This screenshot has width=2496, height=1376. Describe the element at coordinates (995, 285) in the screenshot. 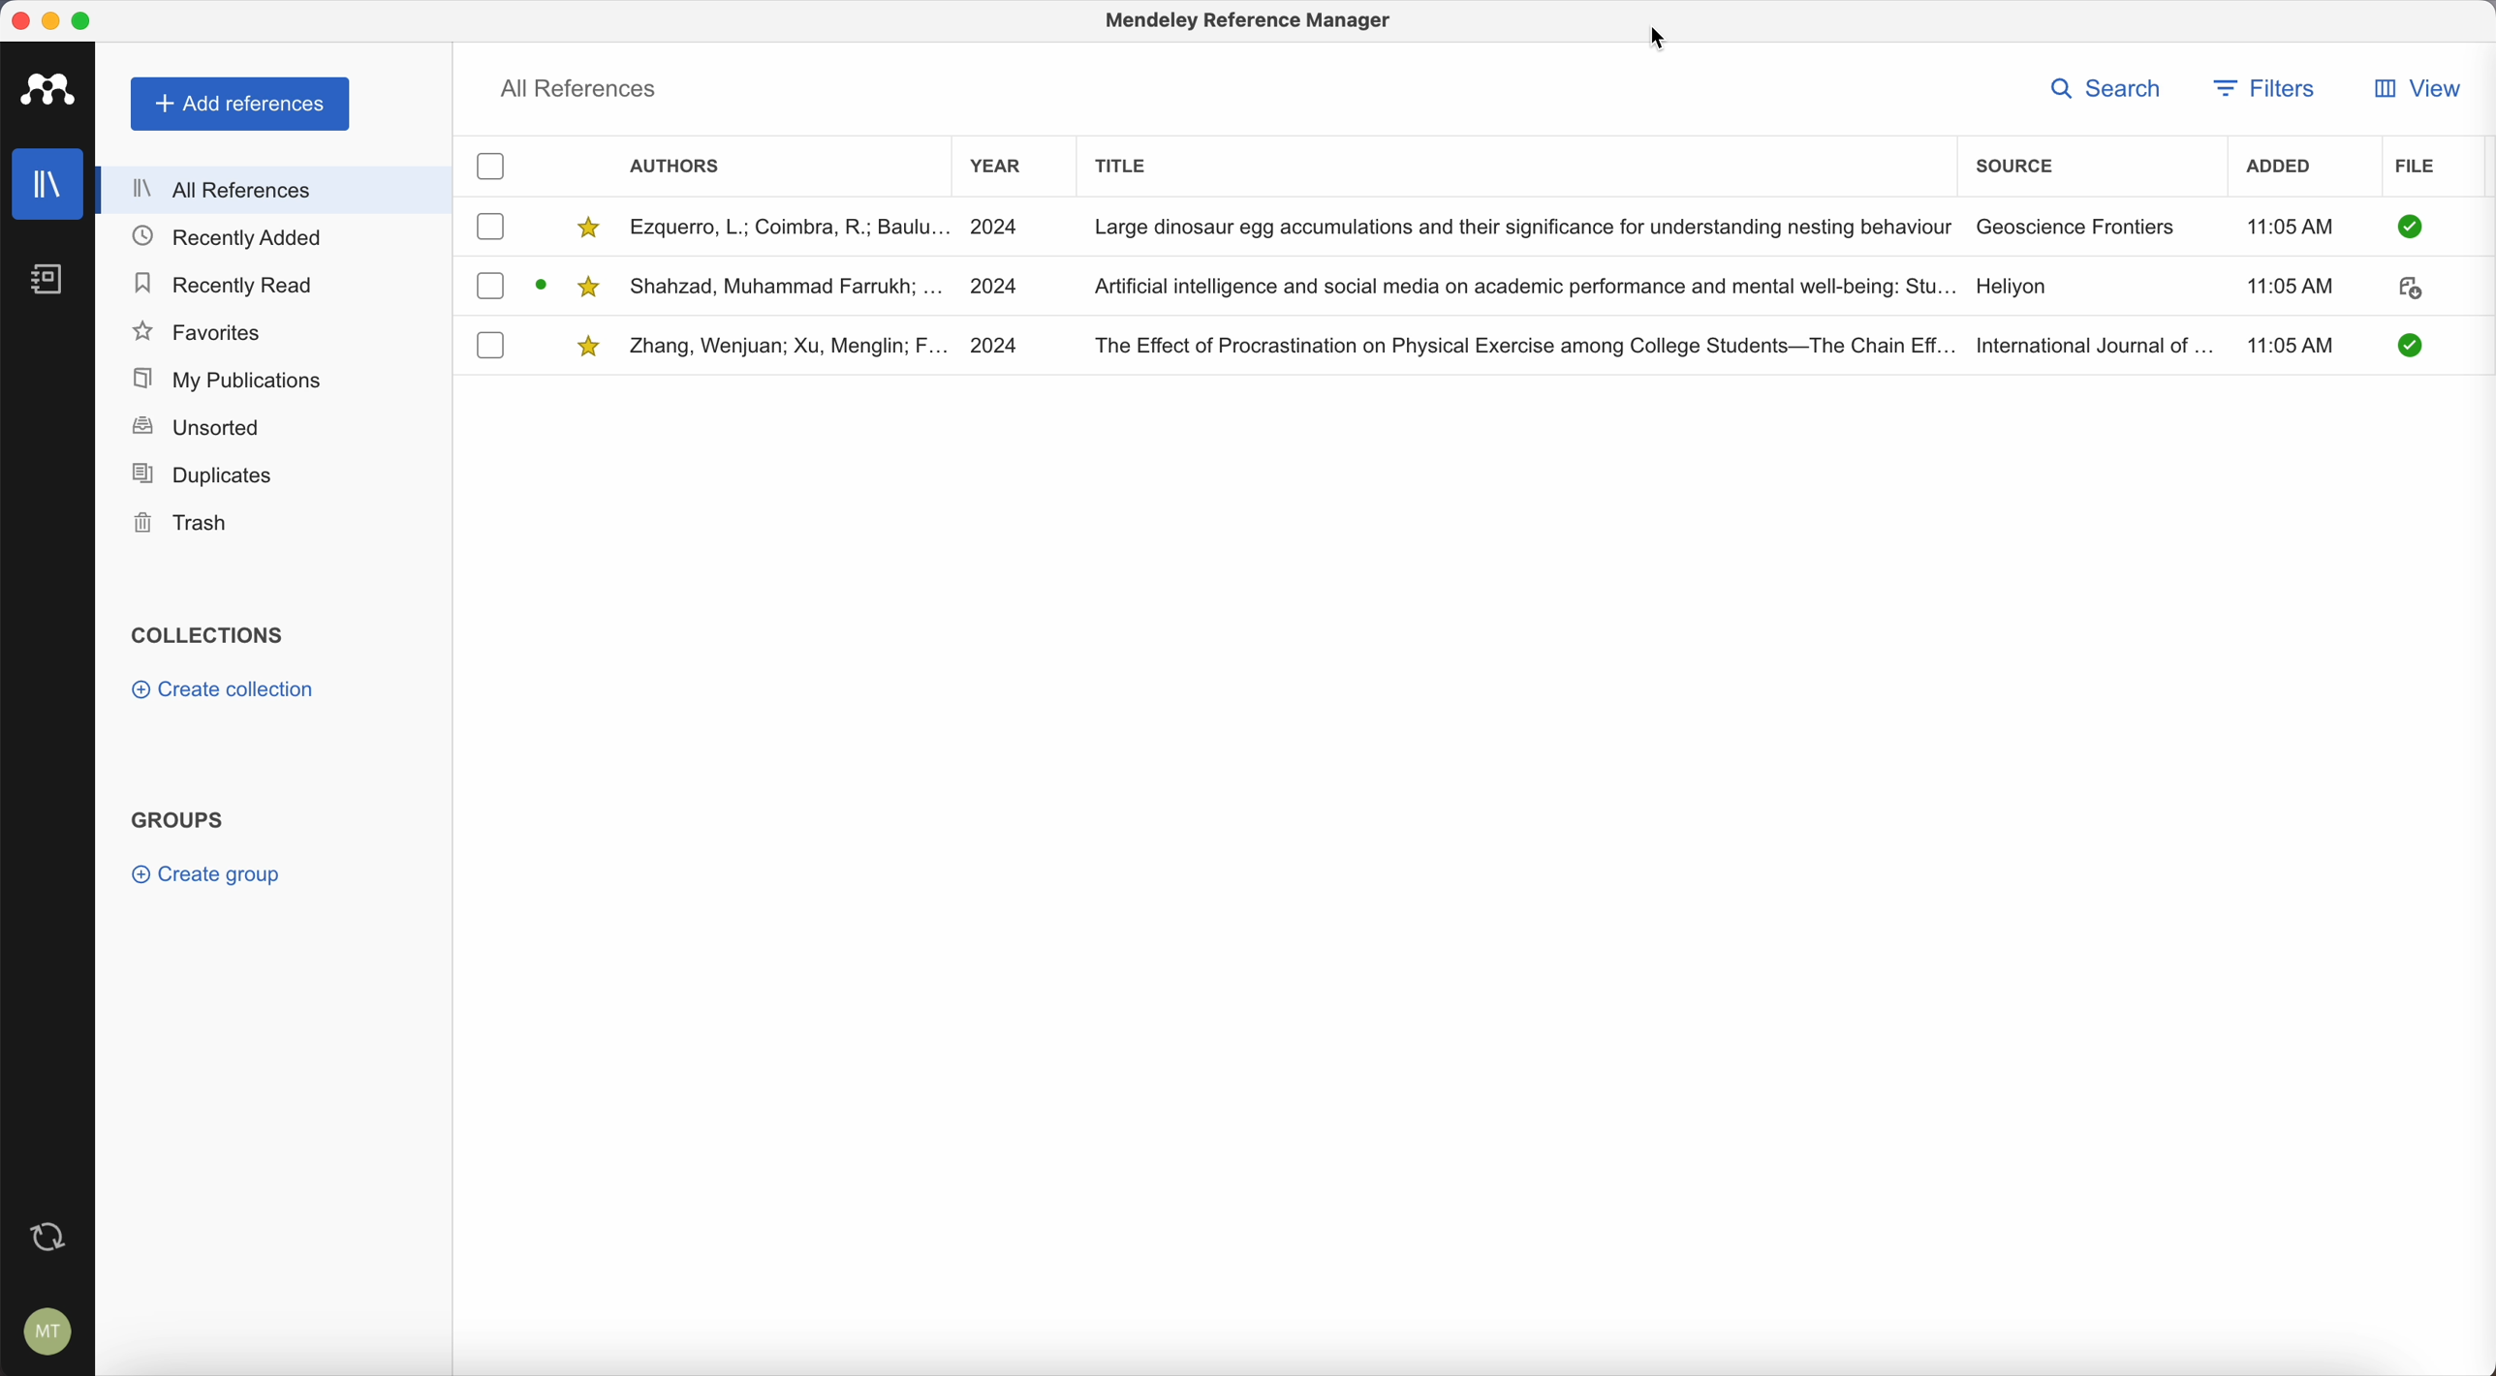

I see `2024` at that location.